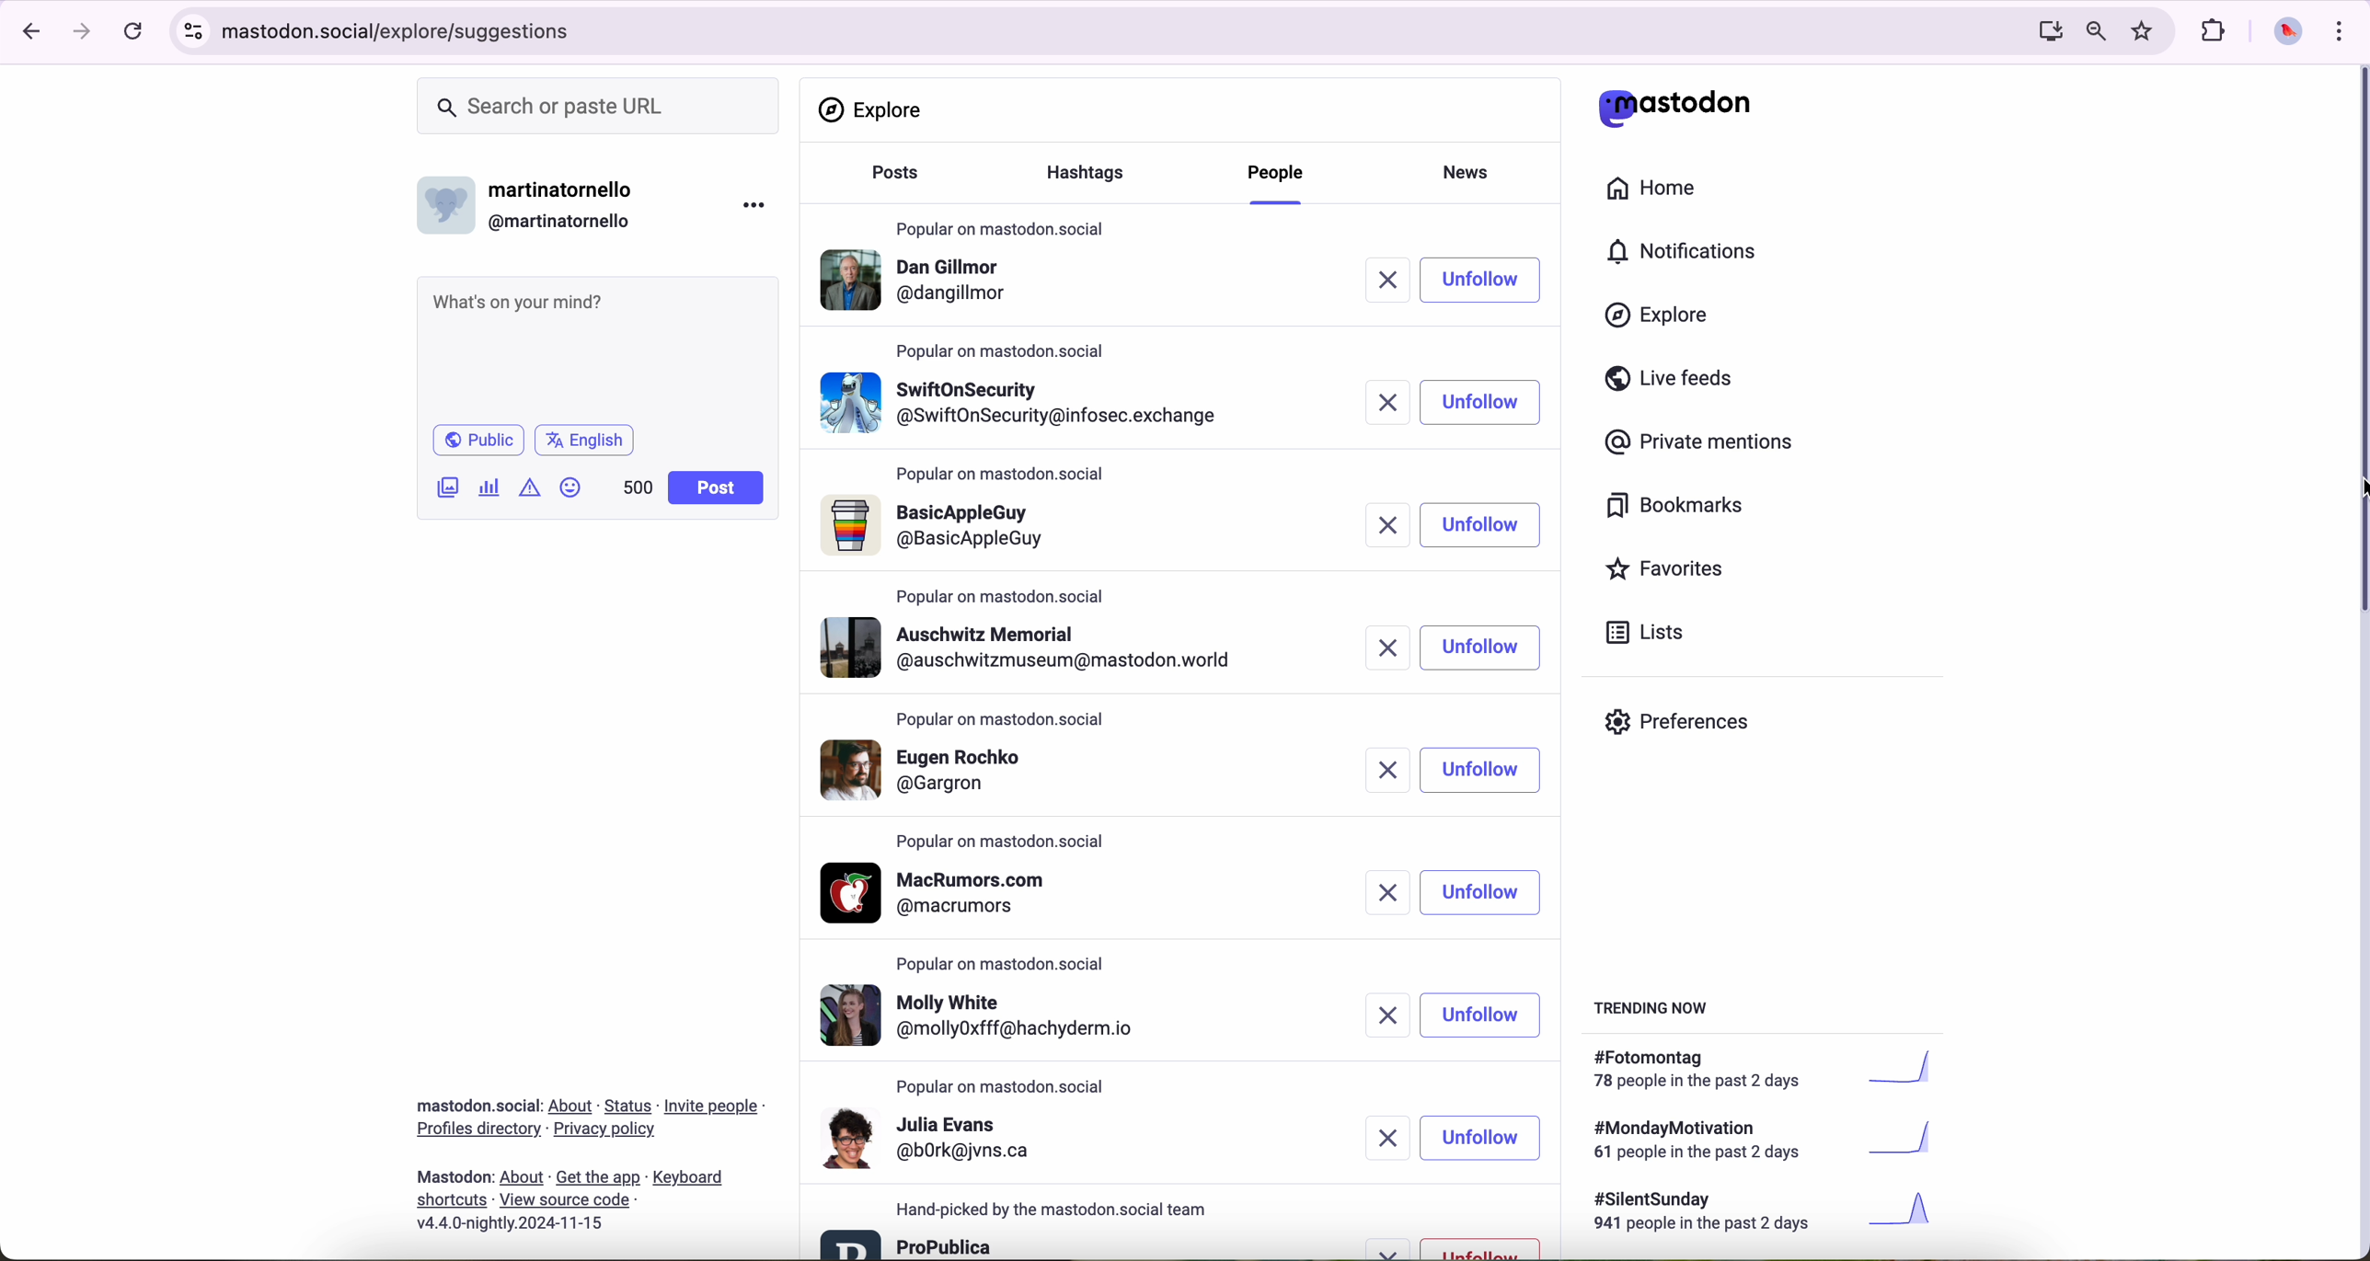 The image size is (2370, 1261). I want to click on profile, so click(945, 768).